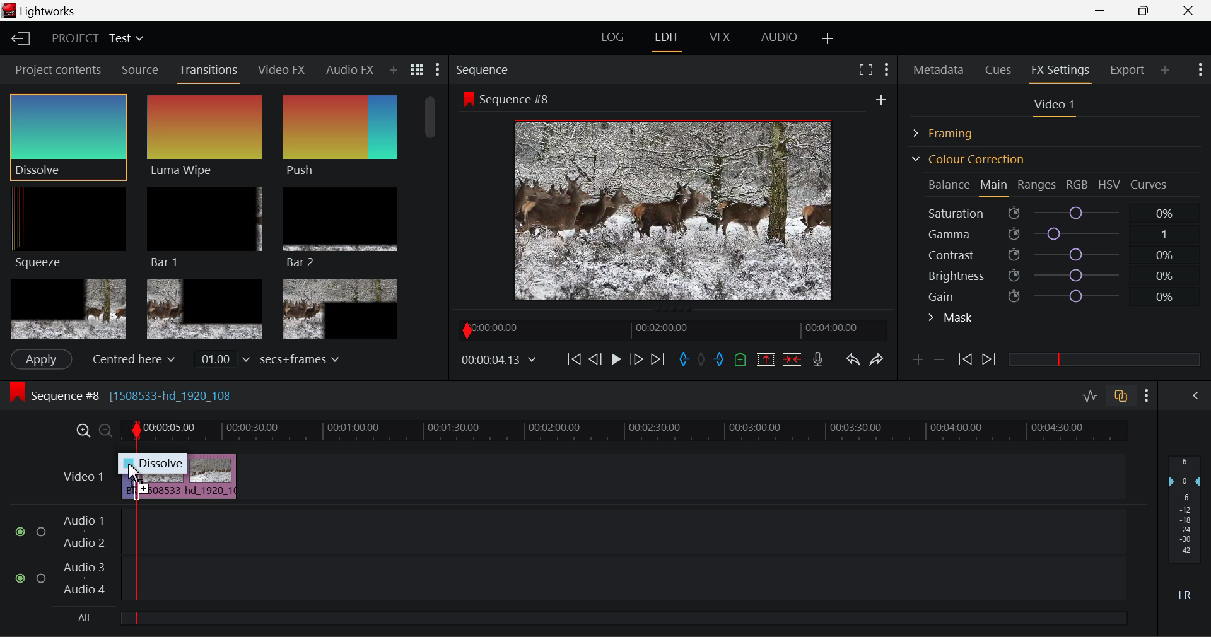 This screenshot has height=637, width=1211. What do you see at coordinates (623, 617) in the screenshot?
I see `slider` at bounding box center [623, 617].